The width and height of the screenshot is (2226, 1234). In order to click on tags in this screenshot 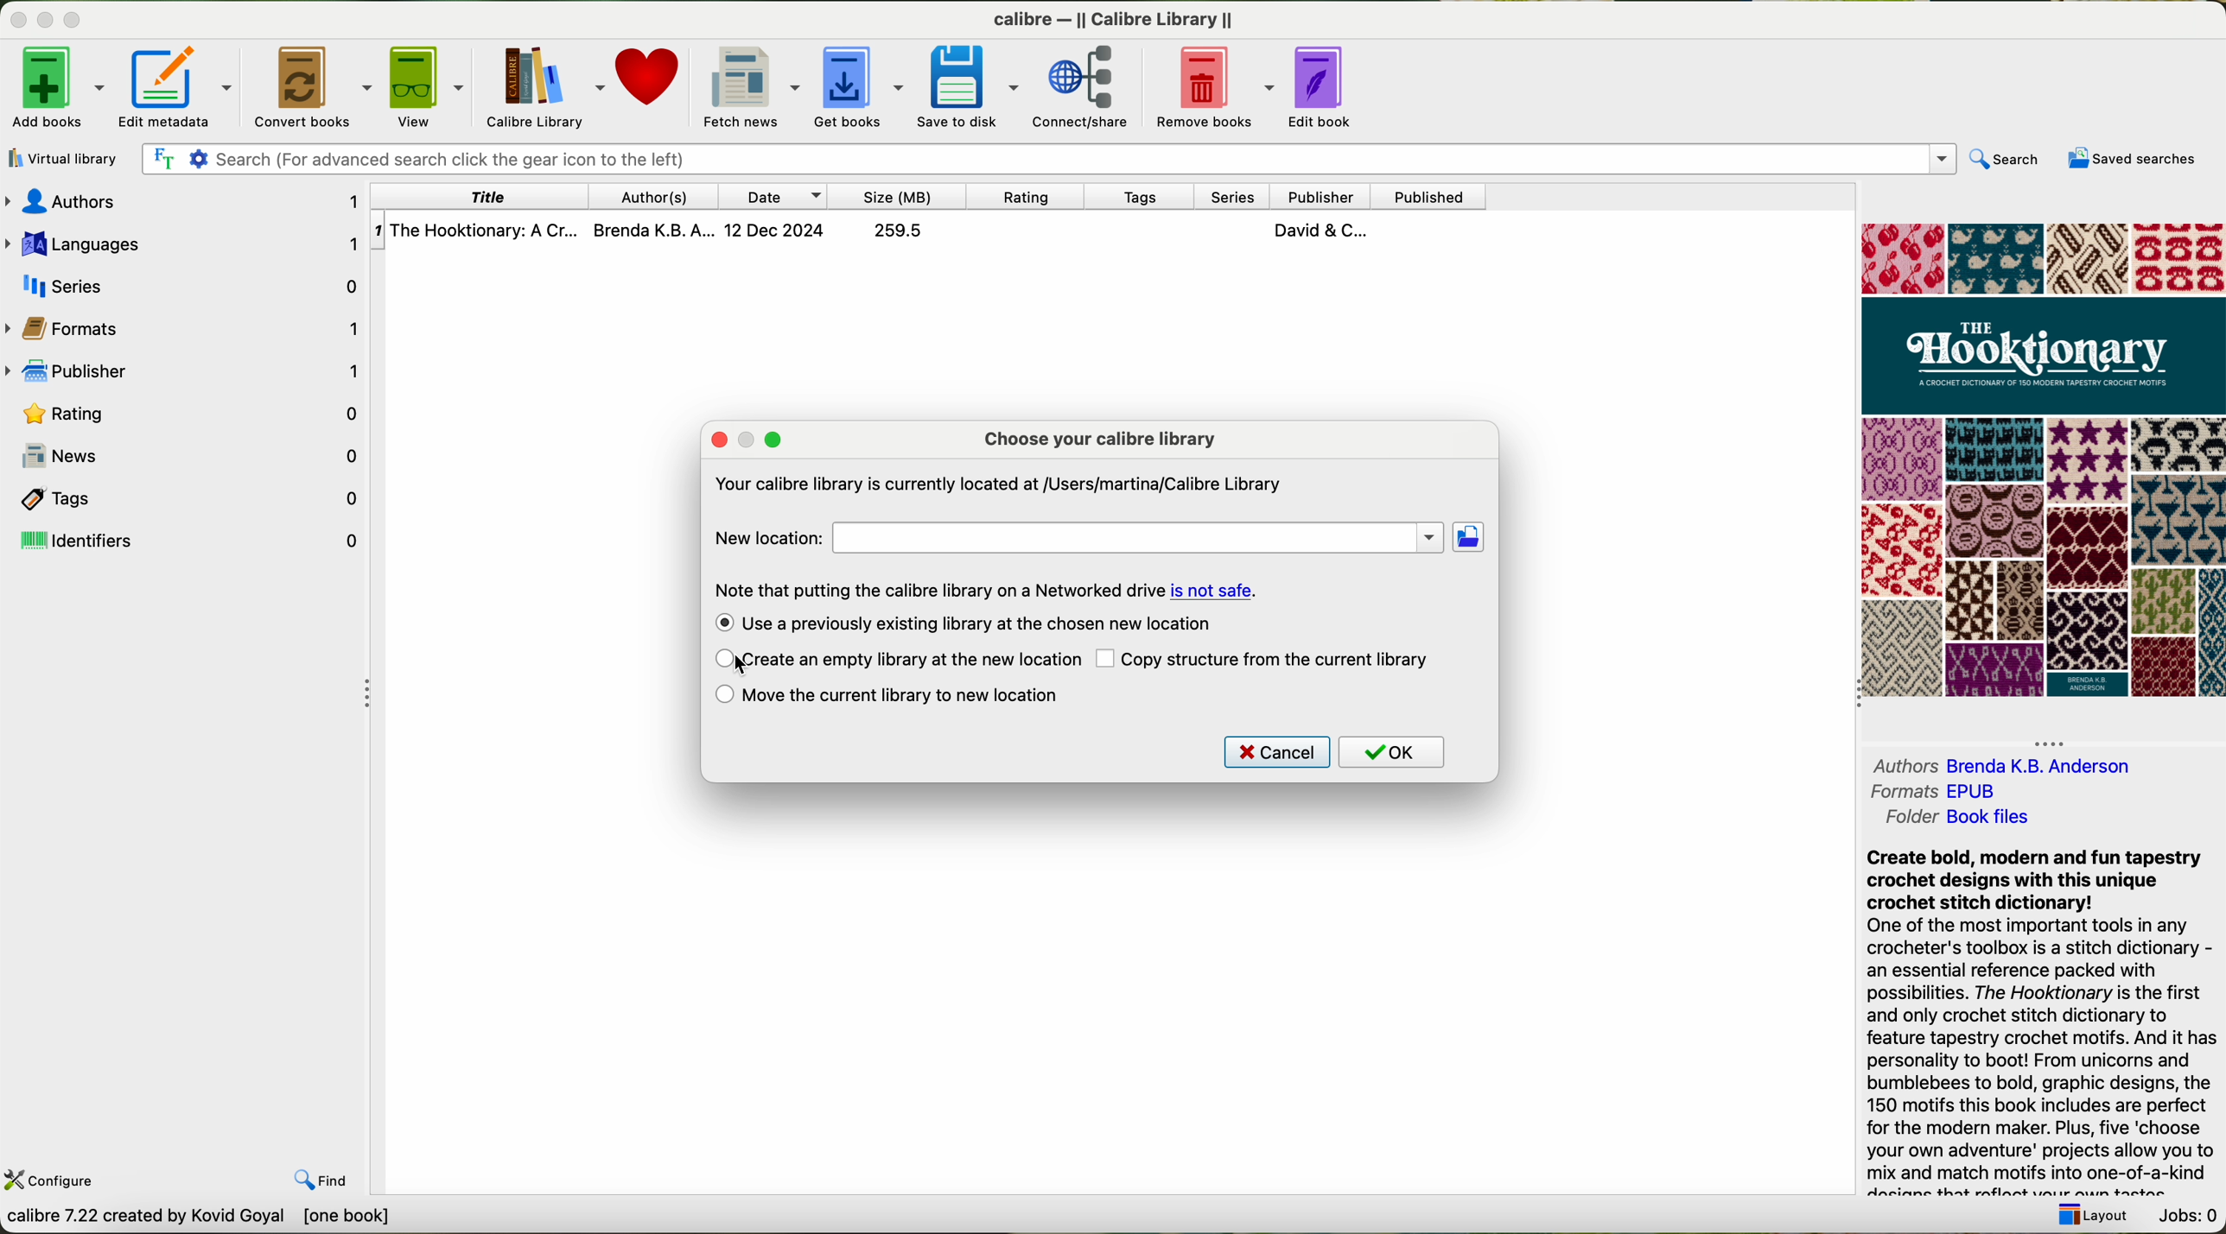, I will do `click(182, 500)`.